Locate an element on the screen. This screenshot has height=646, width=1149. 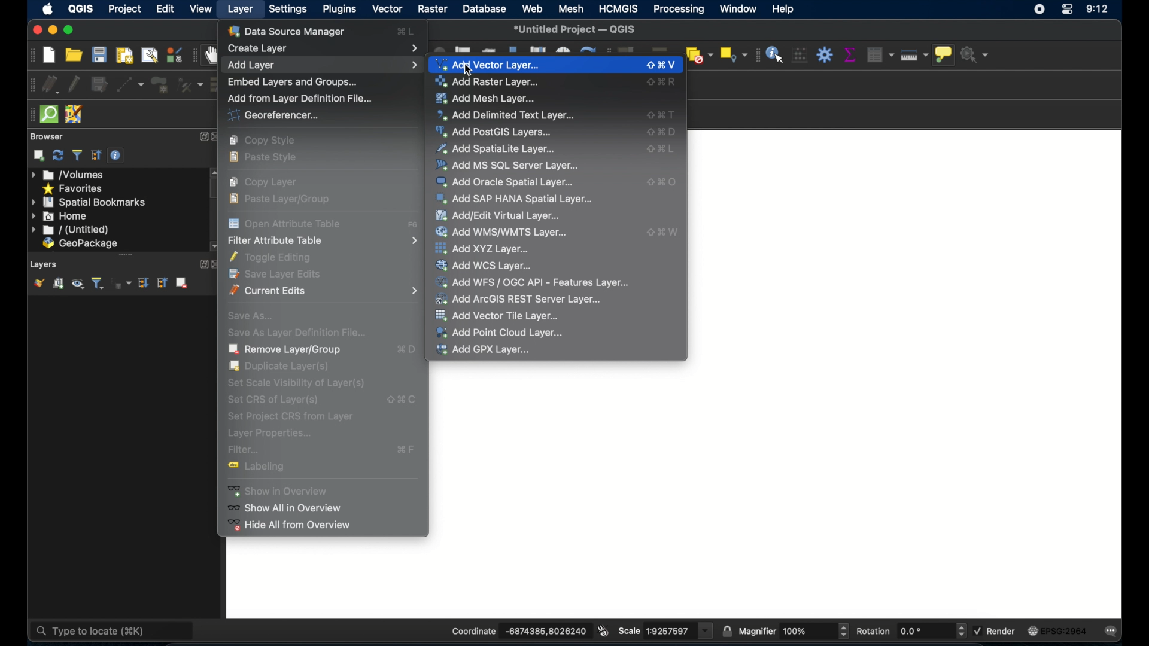
Create Layer is located at coordinates (323, 48).